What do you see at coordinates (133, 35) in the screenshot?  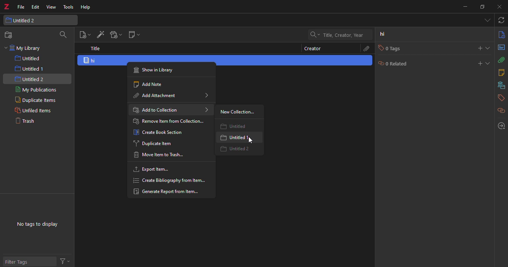 I see `new note` at bounding box center [133, 35].